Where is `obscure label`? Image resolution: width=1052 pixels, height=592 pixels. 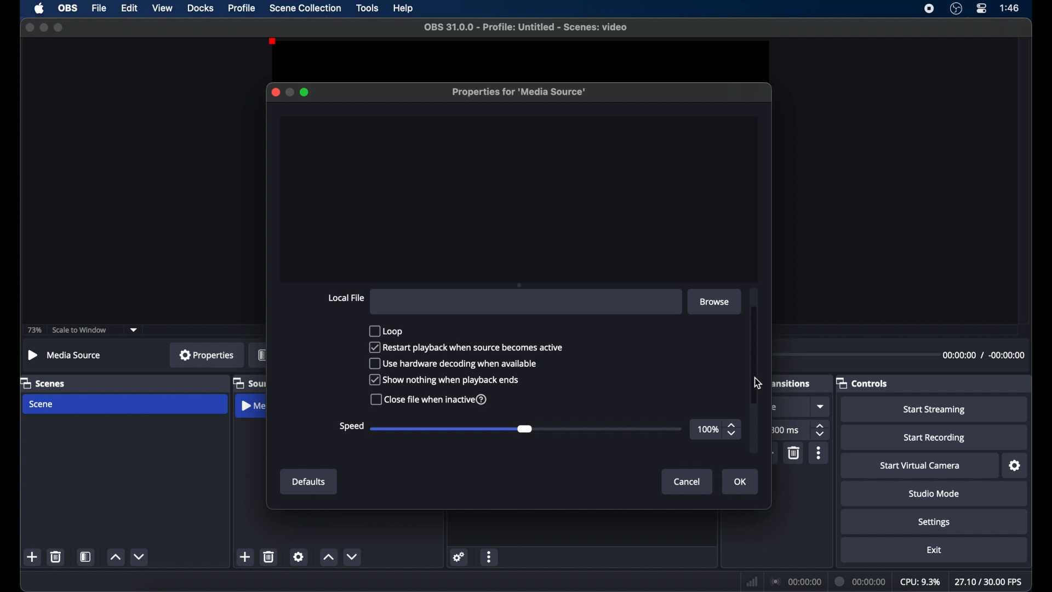 obscure label is located at coordinates (792, 382).